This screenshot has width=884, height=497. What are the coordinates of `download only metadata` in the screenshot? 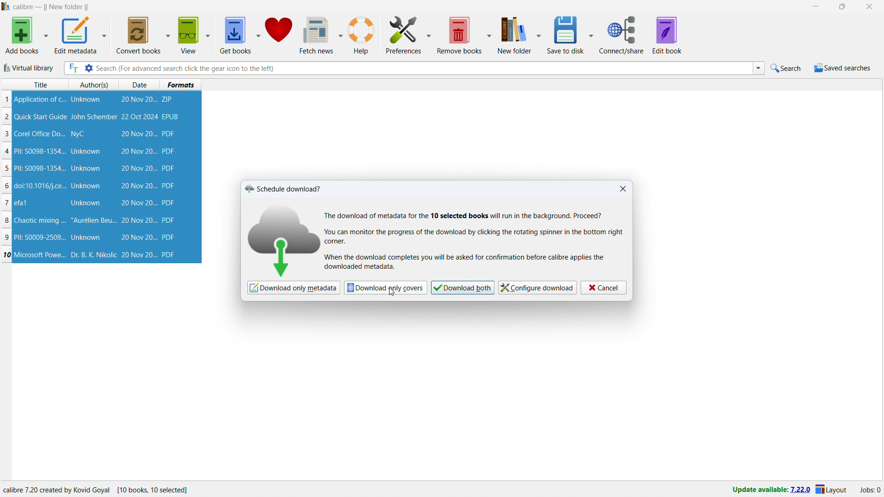 It's located at (293, 288).